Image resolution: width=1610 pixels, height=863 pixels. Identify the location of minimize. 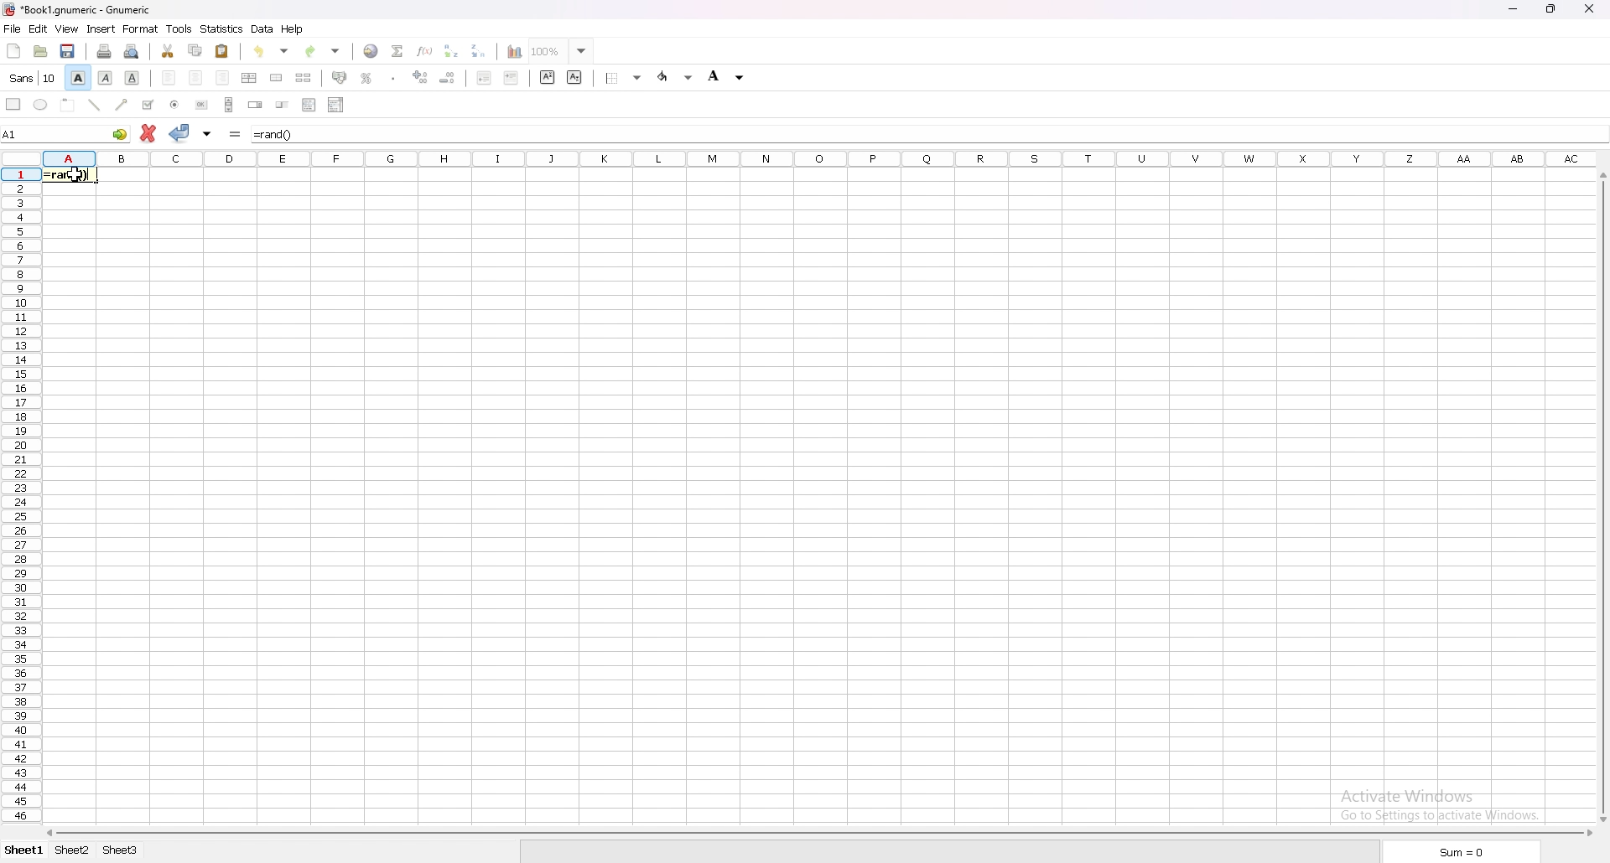
(1514, 9).